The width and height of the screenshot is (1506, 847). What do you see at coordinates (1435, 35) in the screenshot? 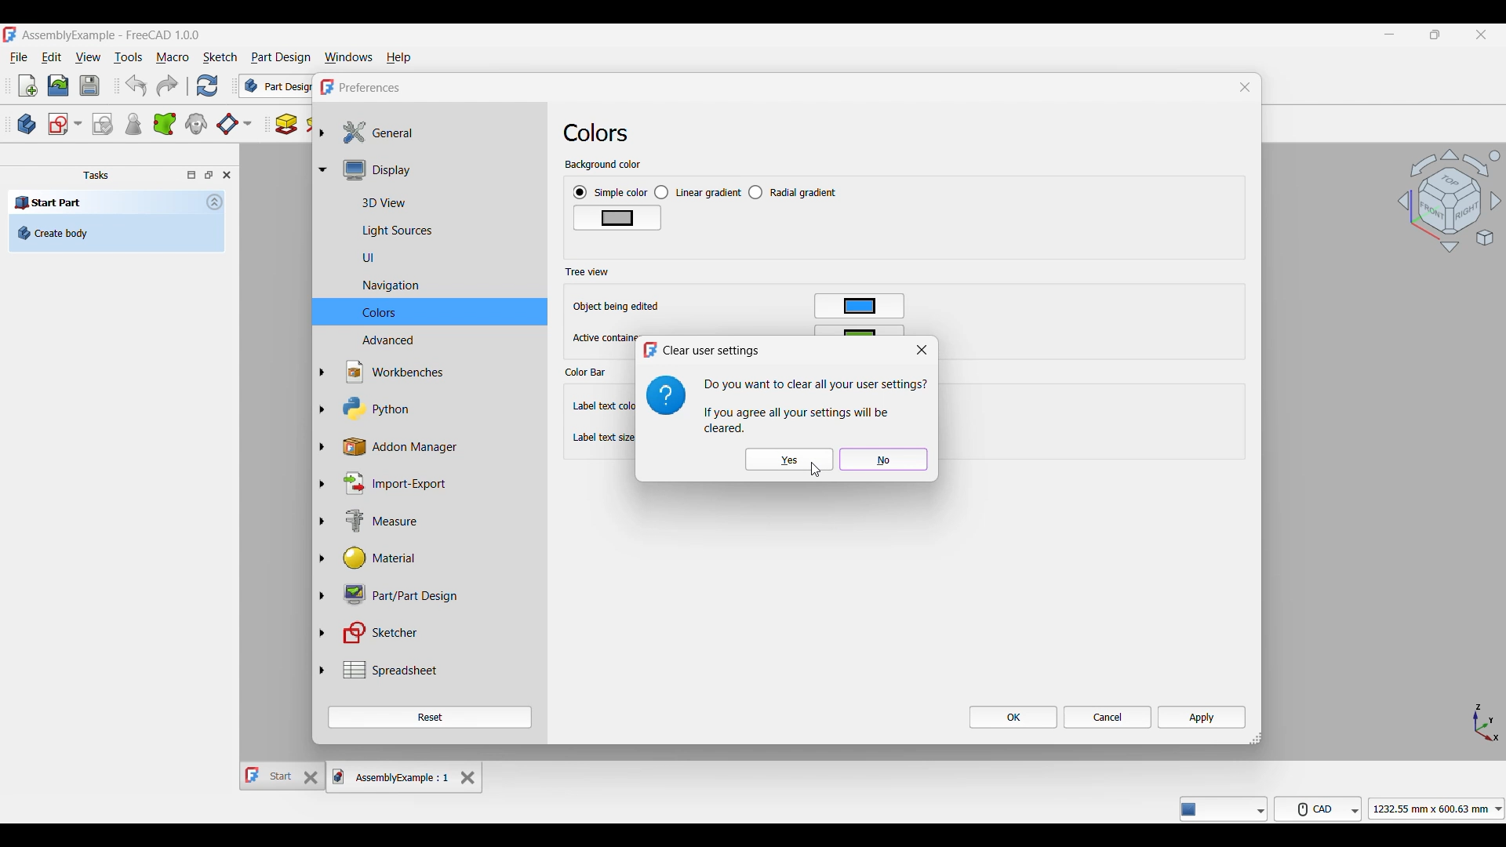
I see `Show in smaller tab` at bounding box center [1435, 35].